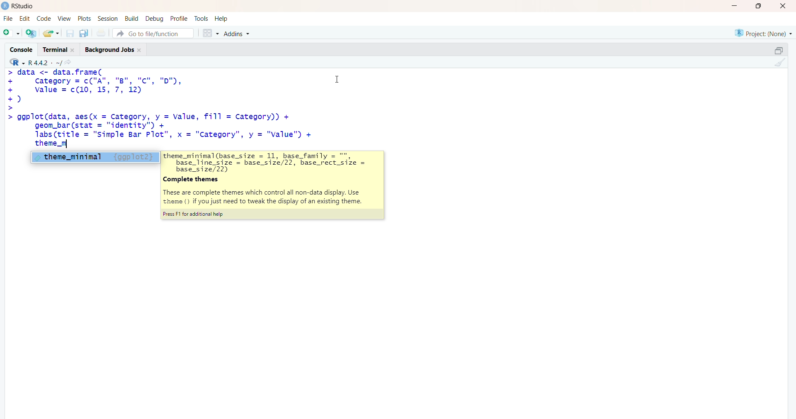 This screenshot has height=419, width=796. Describe the element at coordinates (274, 185) in the screenshot. I see `suggested - ‘theme_minimal(base_size = 11, base family = "",base_line_size = base_size/22, base_rect_size =base_size/22)Complete themesThese are complete themes which control all non-data display. Usetheme () if you just need to tweak the display of an existing theme.Press F1 for additional help.` at that location.